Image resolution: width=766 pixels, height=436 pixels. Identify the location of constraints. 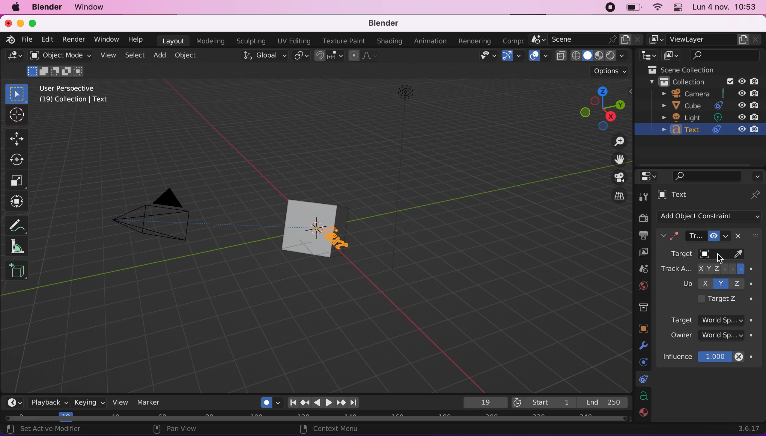
(642, 380).